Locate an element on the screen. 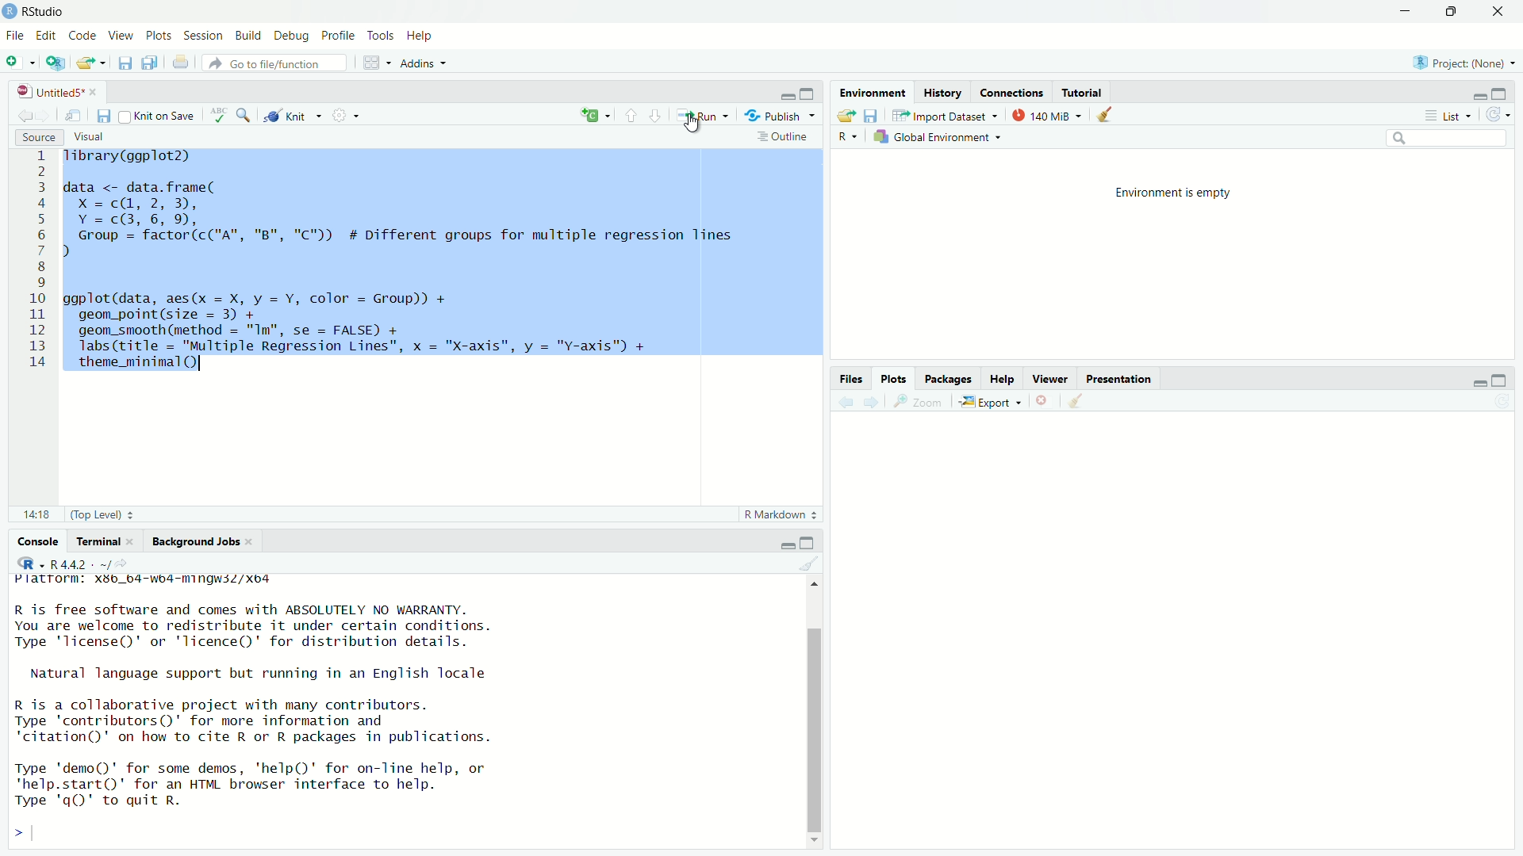 This screenshot has width=1523, height=856. File is located at coordinates (17, 36).